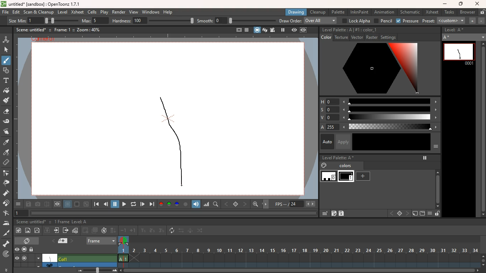 This screenshot has height=273, width=486. What do you see at coordinates (7, 131) in the screenshot?
I see `swap` at bounding box center [7, 131].